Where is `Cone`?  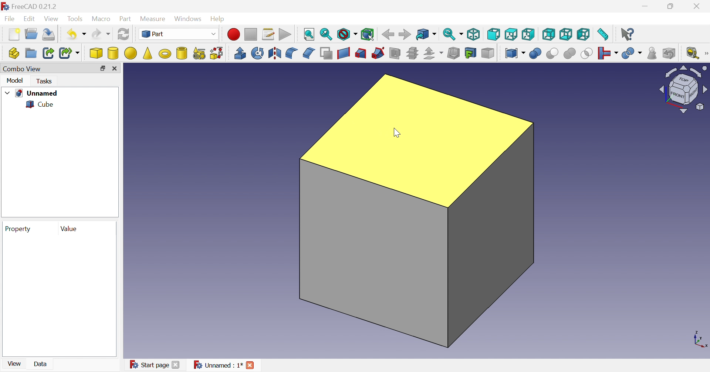
Cone is located at coordinates (149, 54).